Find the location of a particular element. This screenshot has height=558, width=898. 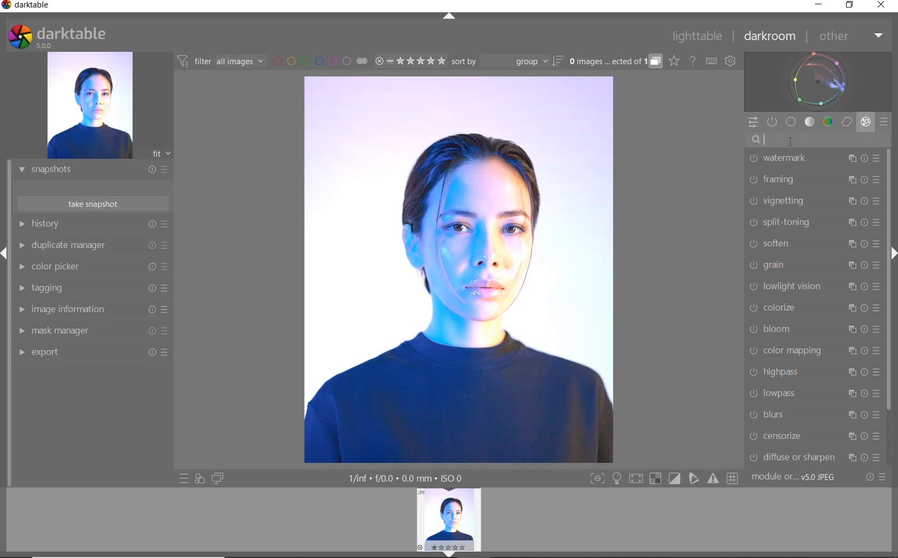

TAKE SNAPSHOT is located at coordinates (92, 203).